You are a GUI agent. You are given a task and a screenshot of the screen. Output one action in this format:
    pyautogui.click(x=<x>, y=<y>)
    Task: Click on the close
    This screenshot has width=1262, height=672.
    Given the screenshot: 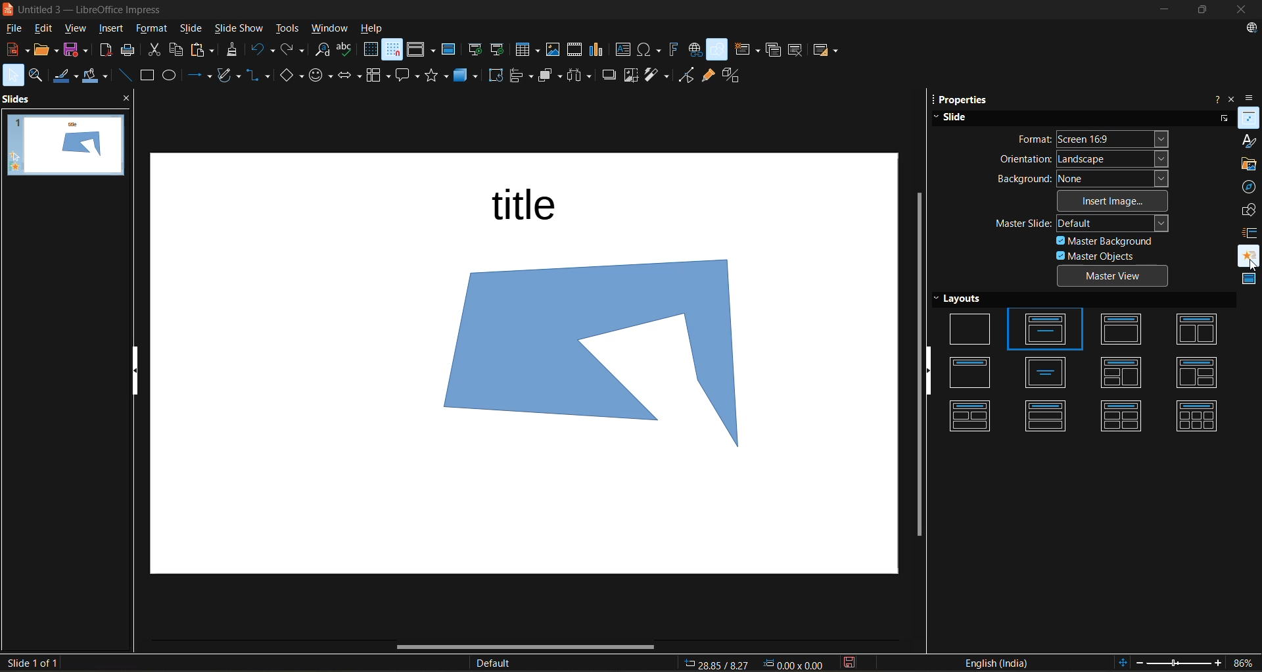 What is the action you would take?
    pyautogui.click(x=1244, y=11)
    